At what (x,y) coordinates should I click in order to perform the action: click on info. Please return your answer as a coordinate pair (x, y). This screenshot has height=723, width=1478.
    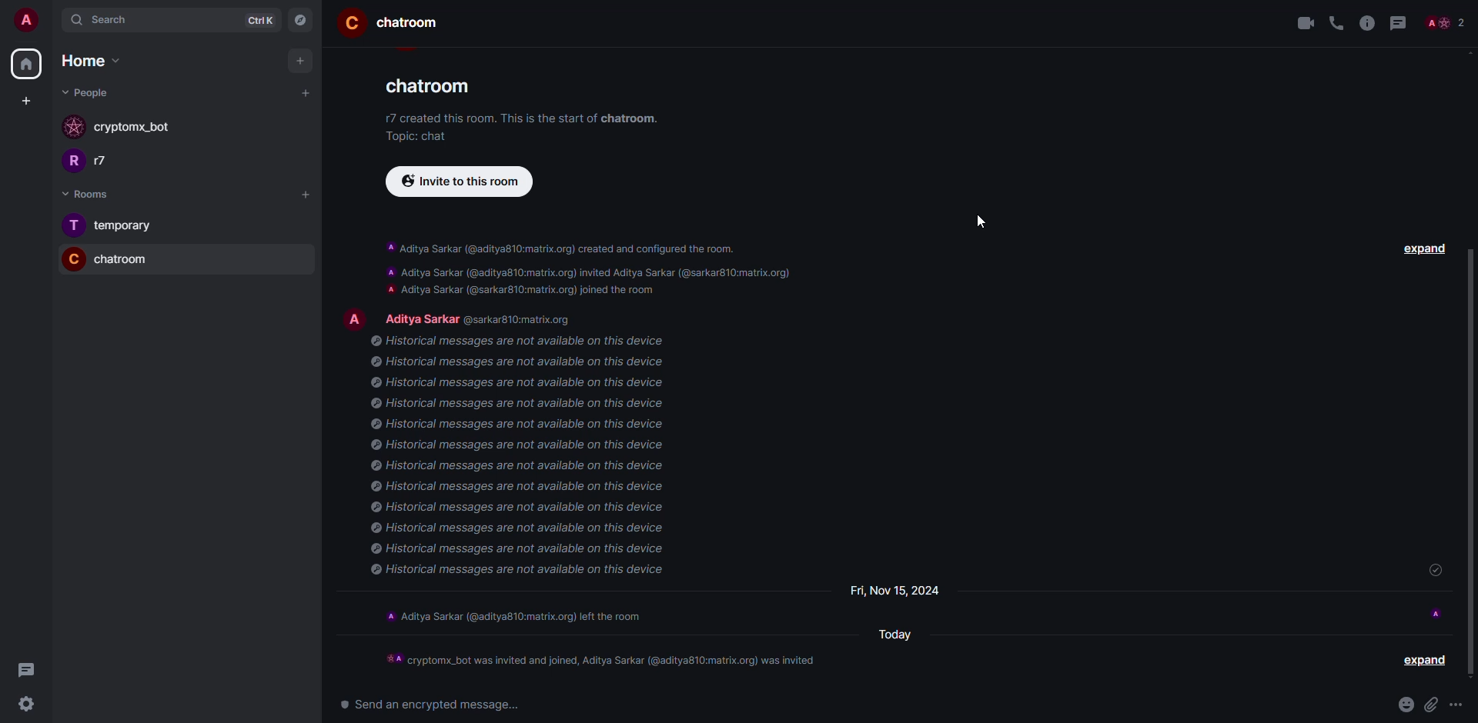
    Looking at the image, I should click on (555, 118).